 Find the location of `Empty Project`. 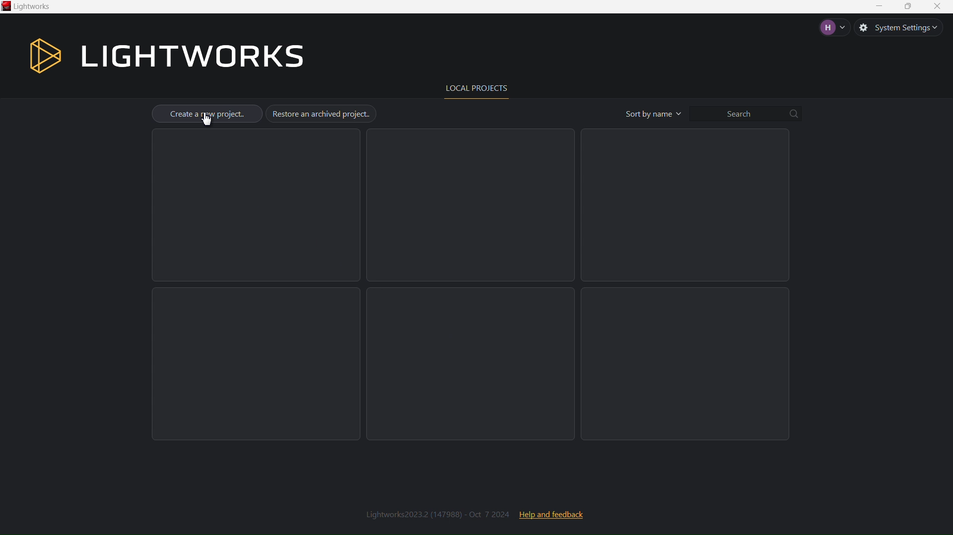

Empty Project is located at coordinates (688, 365).